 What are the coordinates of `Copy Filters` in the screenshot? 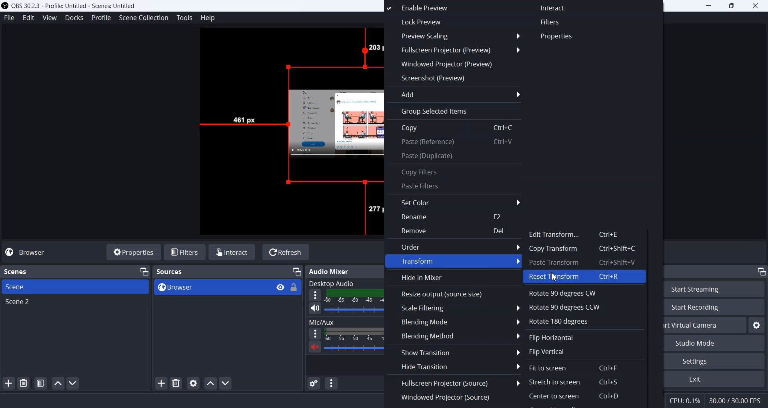 It's located at (454, 171).